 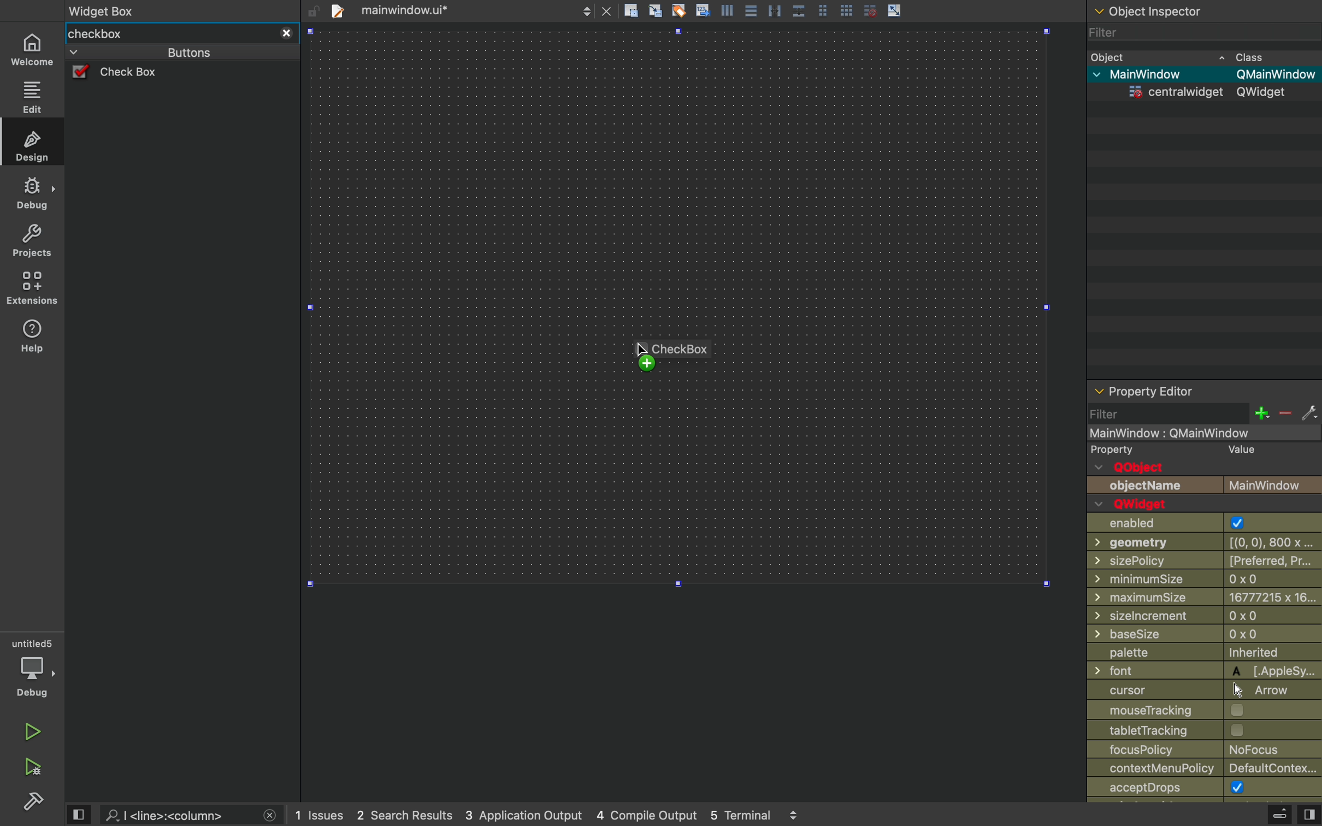 What do you see at coordinates (415, 10) in the screenshot?
I see `file tab` at bounding box center [415, 10].